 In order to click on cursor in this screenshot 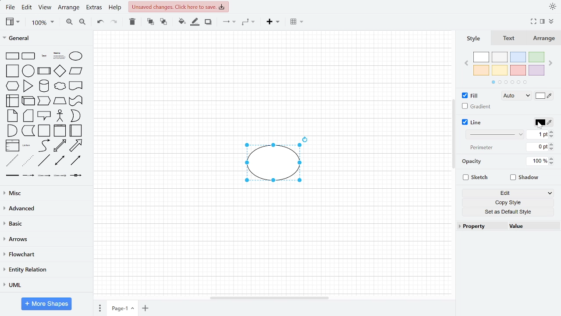, I will do `click(540, 125)`.